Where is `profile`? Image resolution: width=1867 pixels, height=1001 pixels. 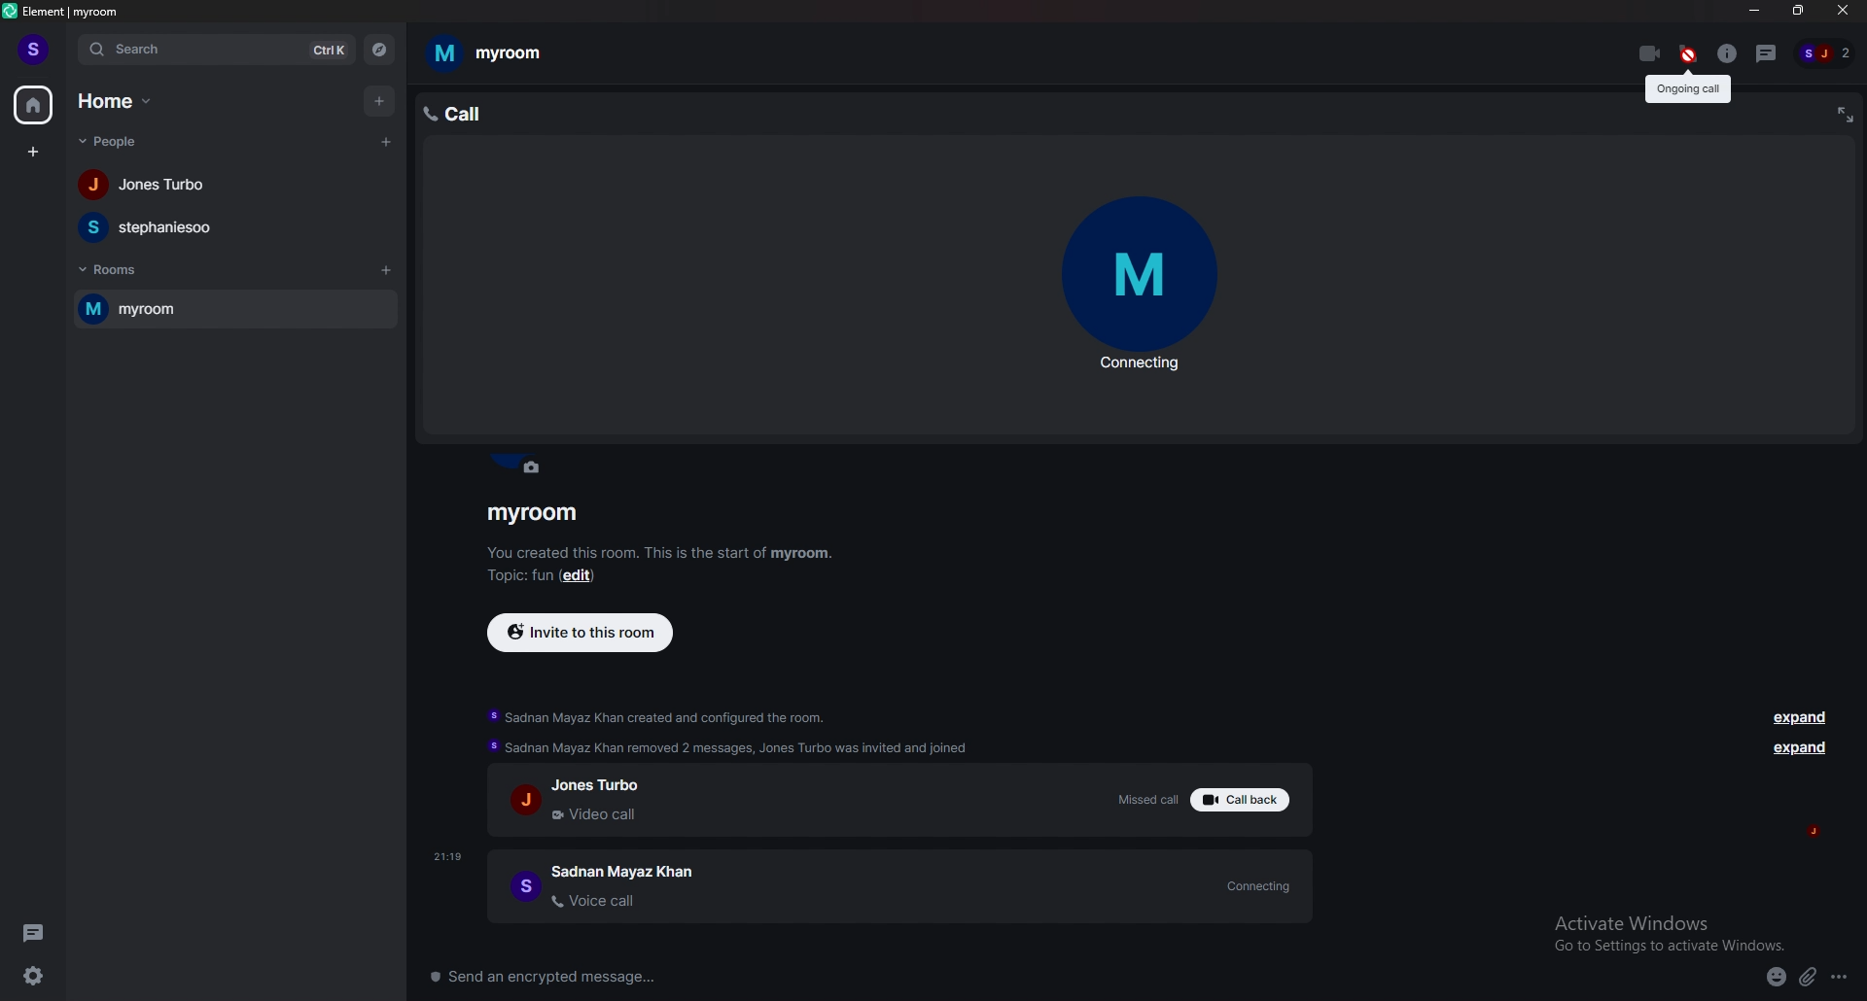
profile is located at coordinates (37, 50).